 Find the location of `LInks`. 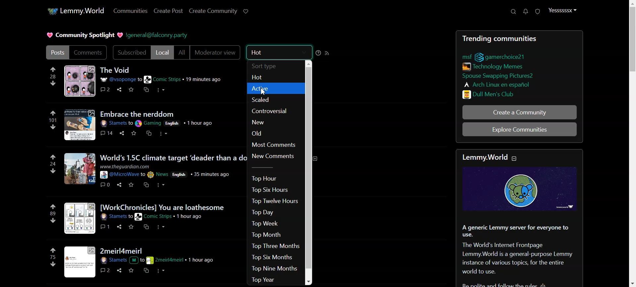

LInks is located at coordinates (471, 57).